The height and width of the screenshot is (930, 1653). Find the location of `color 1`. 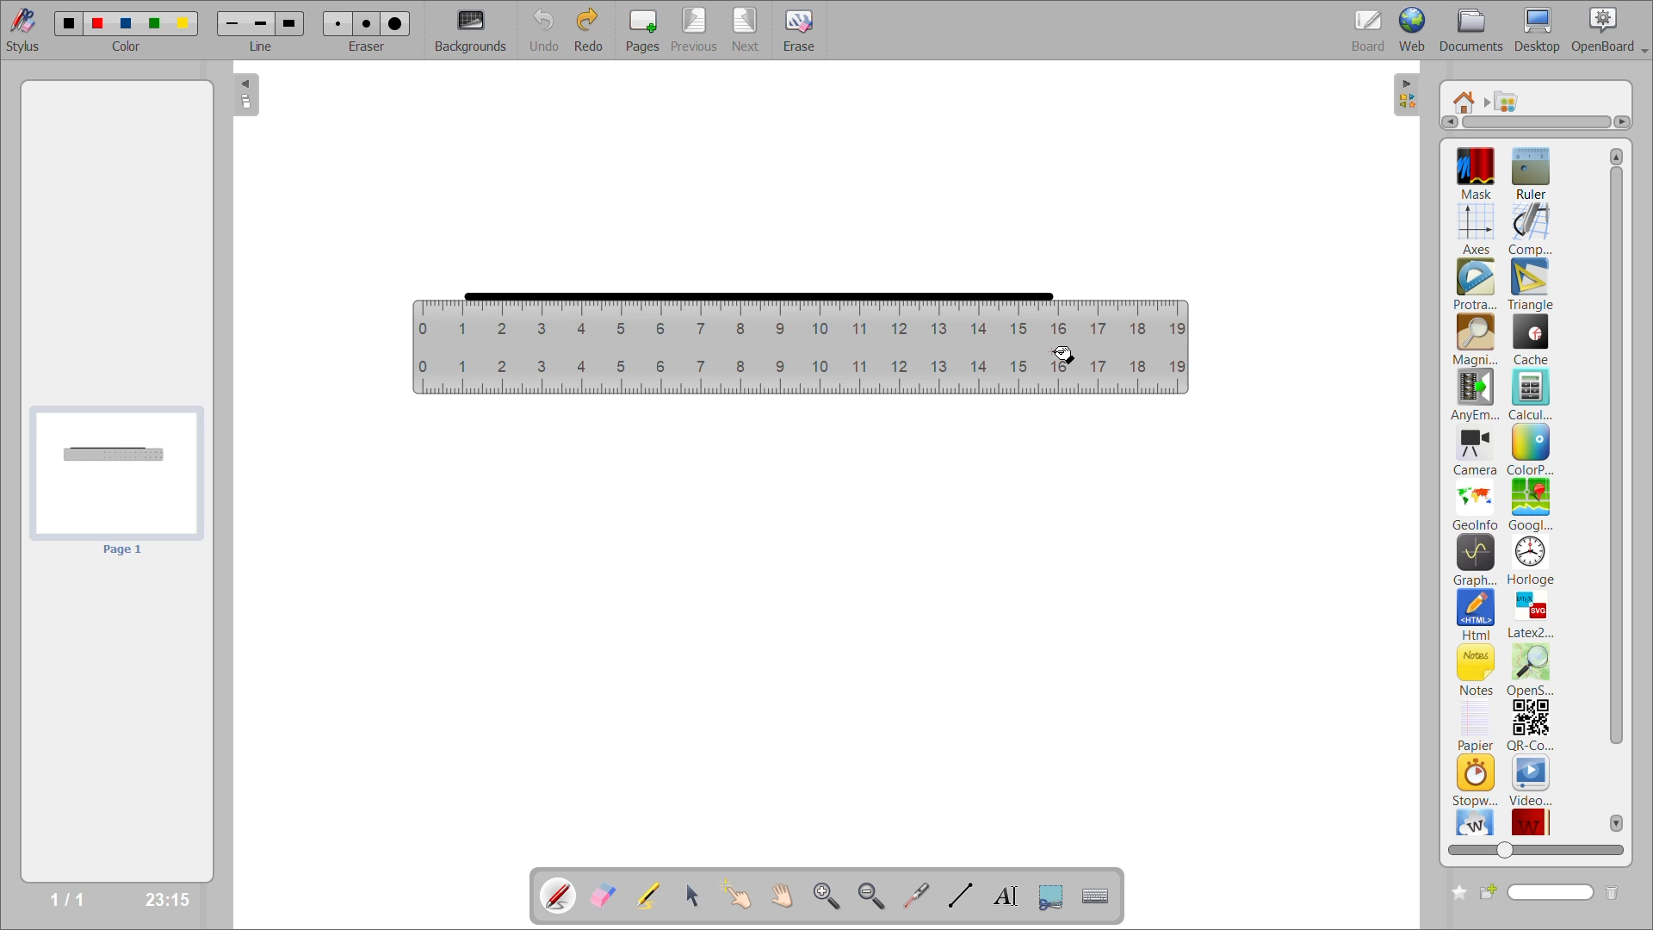

color 1 is located at coordinates (65, 22).